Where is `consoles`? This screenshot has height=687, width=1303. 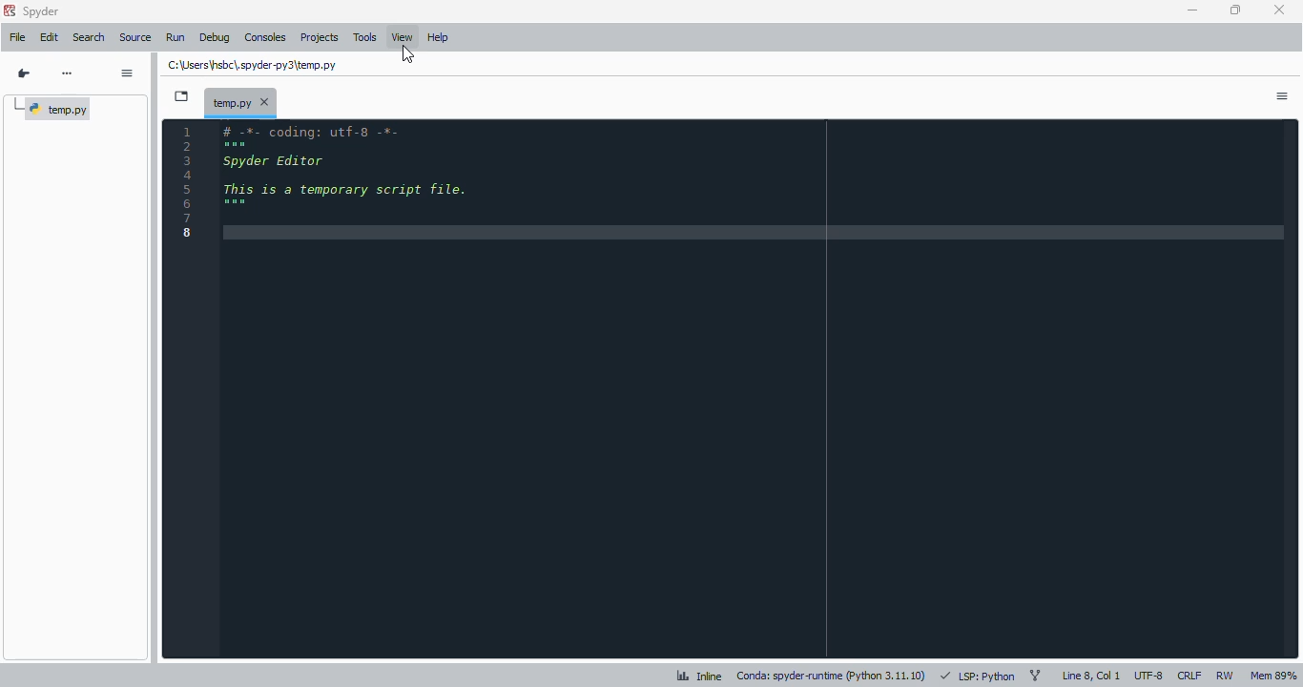 consoles is located at coordinates (266, 38).